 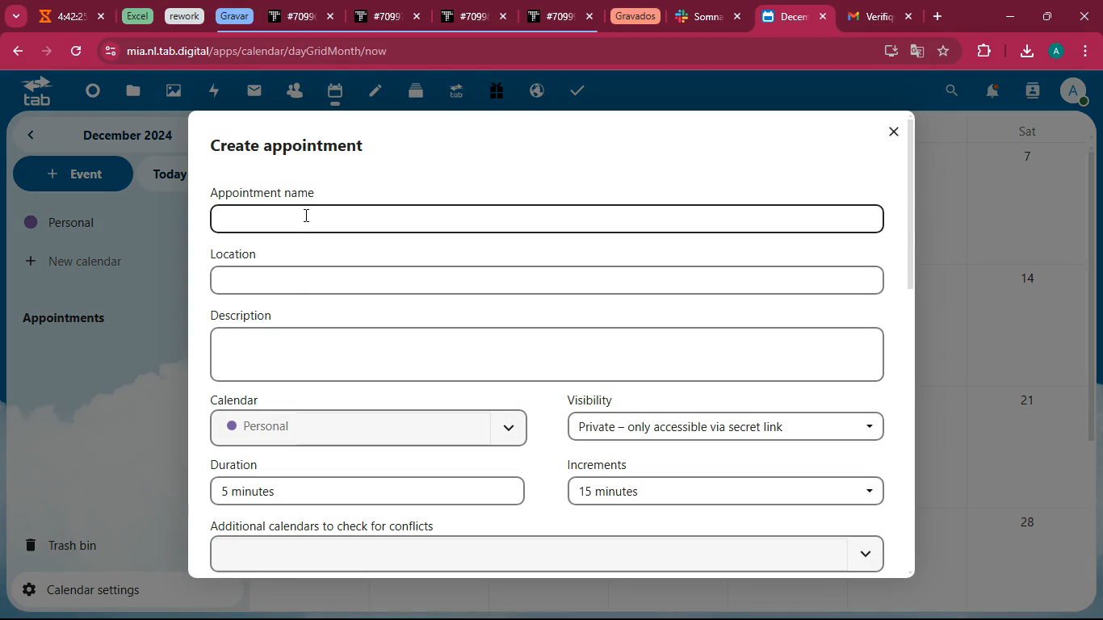 What do you see at coordinates (785, 21) in the screenshot?
I see `current tab` at bounding box center [785, 21].